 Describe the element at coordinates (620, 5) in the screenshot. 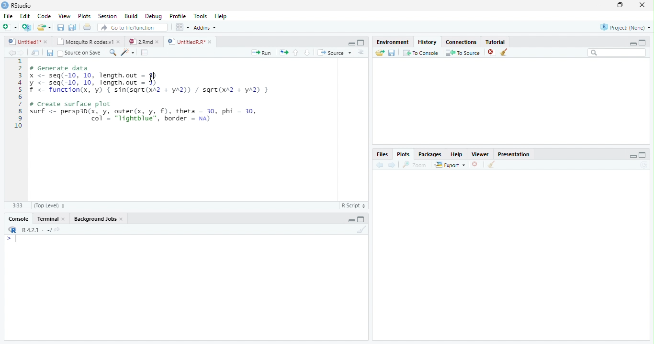

I see `restore` at that location.